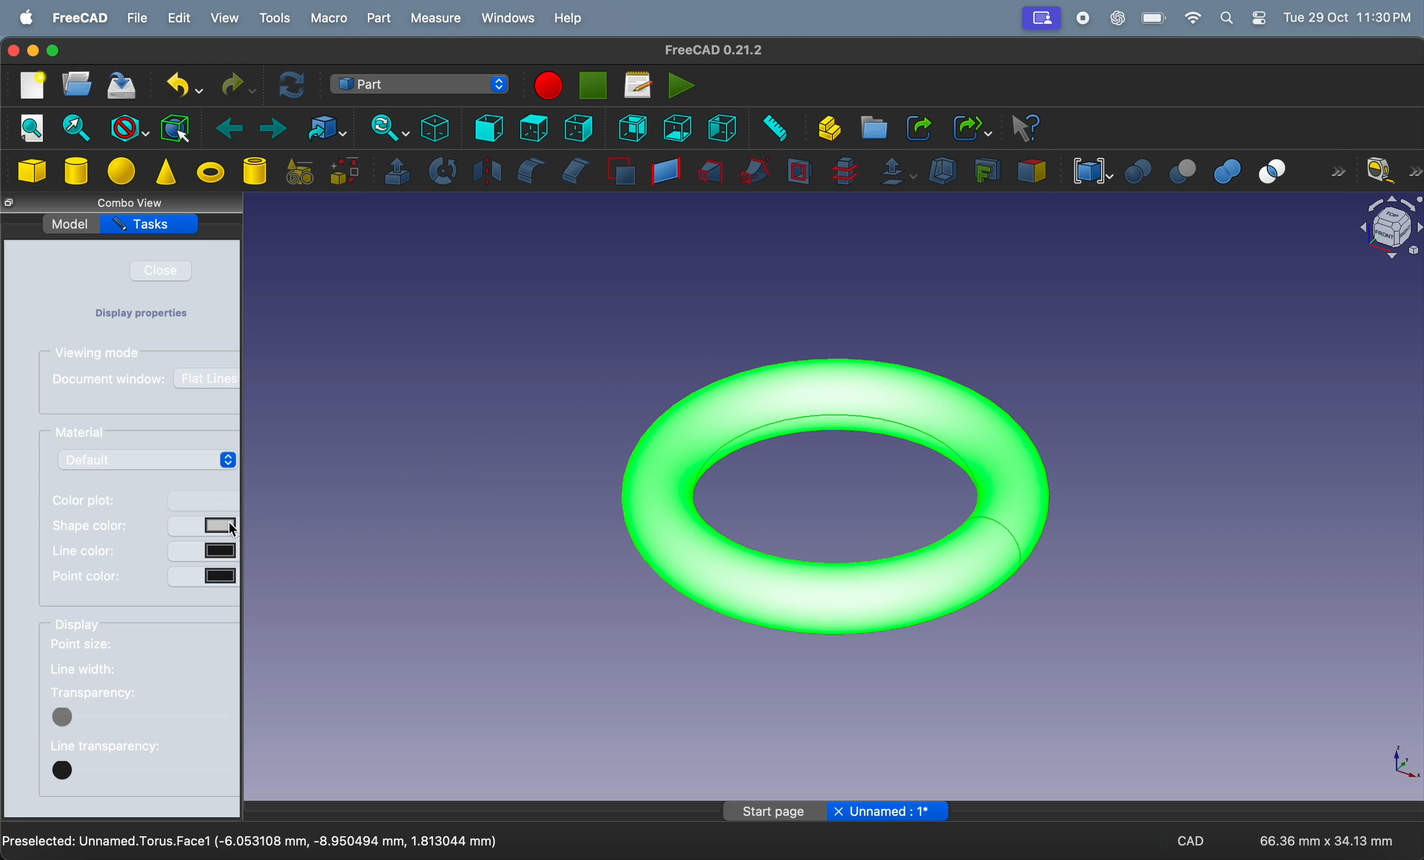 The height and width of the screenshot is (860, 1424). I want to click on Preselected Unamed, so click(252, 842).